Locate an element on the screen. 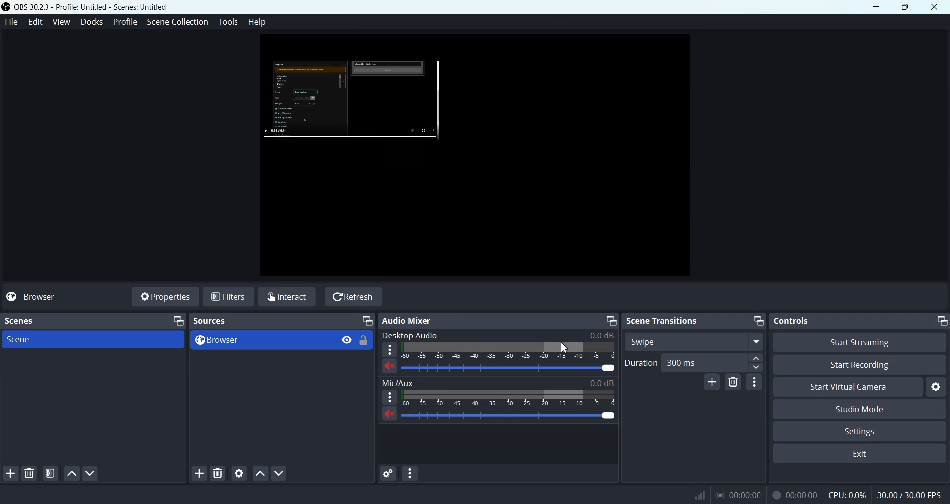 This screenshot has height=504, width=950. Controls is located at coordinates (791, 320).